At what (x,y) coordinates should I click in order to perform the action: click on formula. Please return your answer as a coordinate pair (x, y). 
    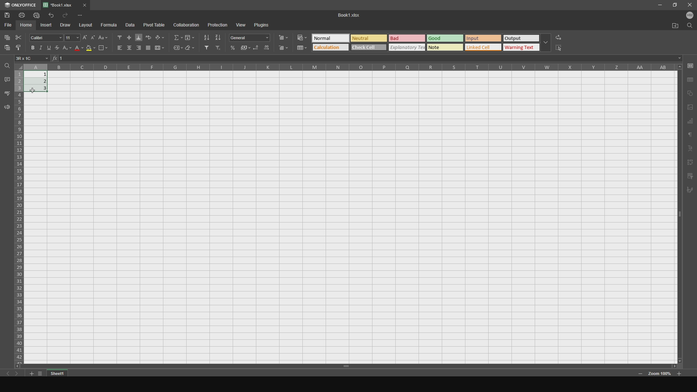
    Looking at the image, I should click on (110, 25).